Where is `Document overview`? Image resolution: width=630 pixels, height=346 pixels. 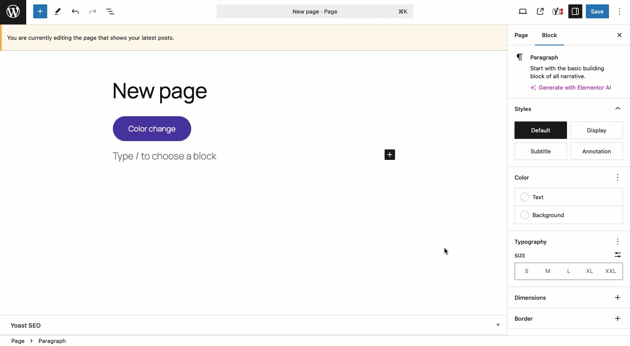 Document overview is located at coordinates (112, 12).